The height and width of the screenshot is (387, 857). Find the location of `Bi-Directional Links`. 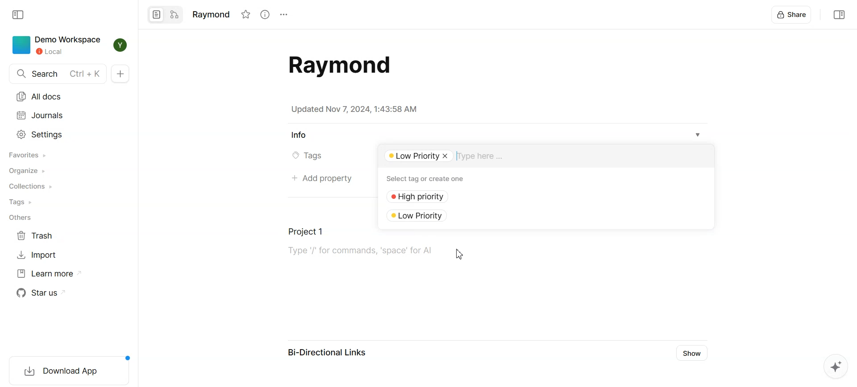

Bi-Directional Links is located at coordinates (328, 354).